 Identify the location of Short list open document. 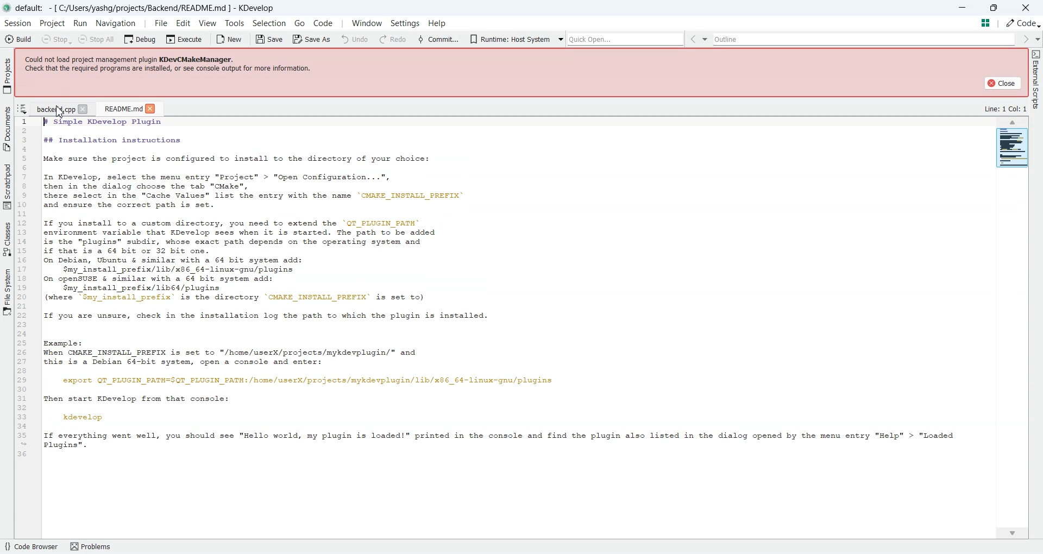
(22, 109).